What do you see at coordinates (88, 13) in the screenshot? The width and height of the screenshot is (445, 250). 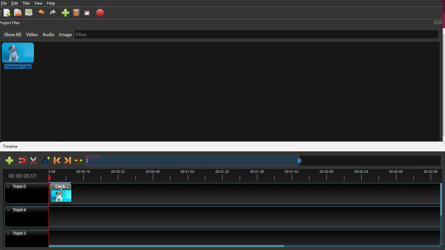 I see `screen` at bounding box center [88, 13].